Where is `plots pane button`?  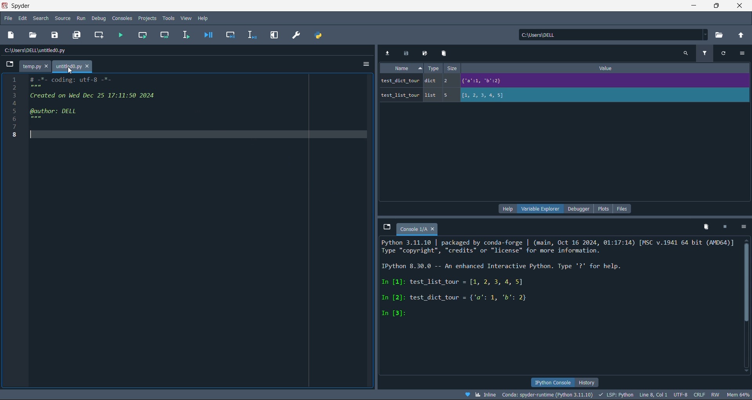
plots pane button is located at coordinates (602, 209).